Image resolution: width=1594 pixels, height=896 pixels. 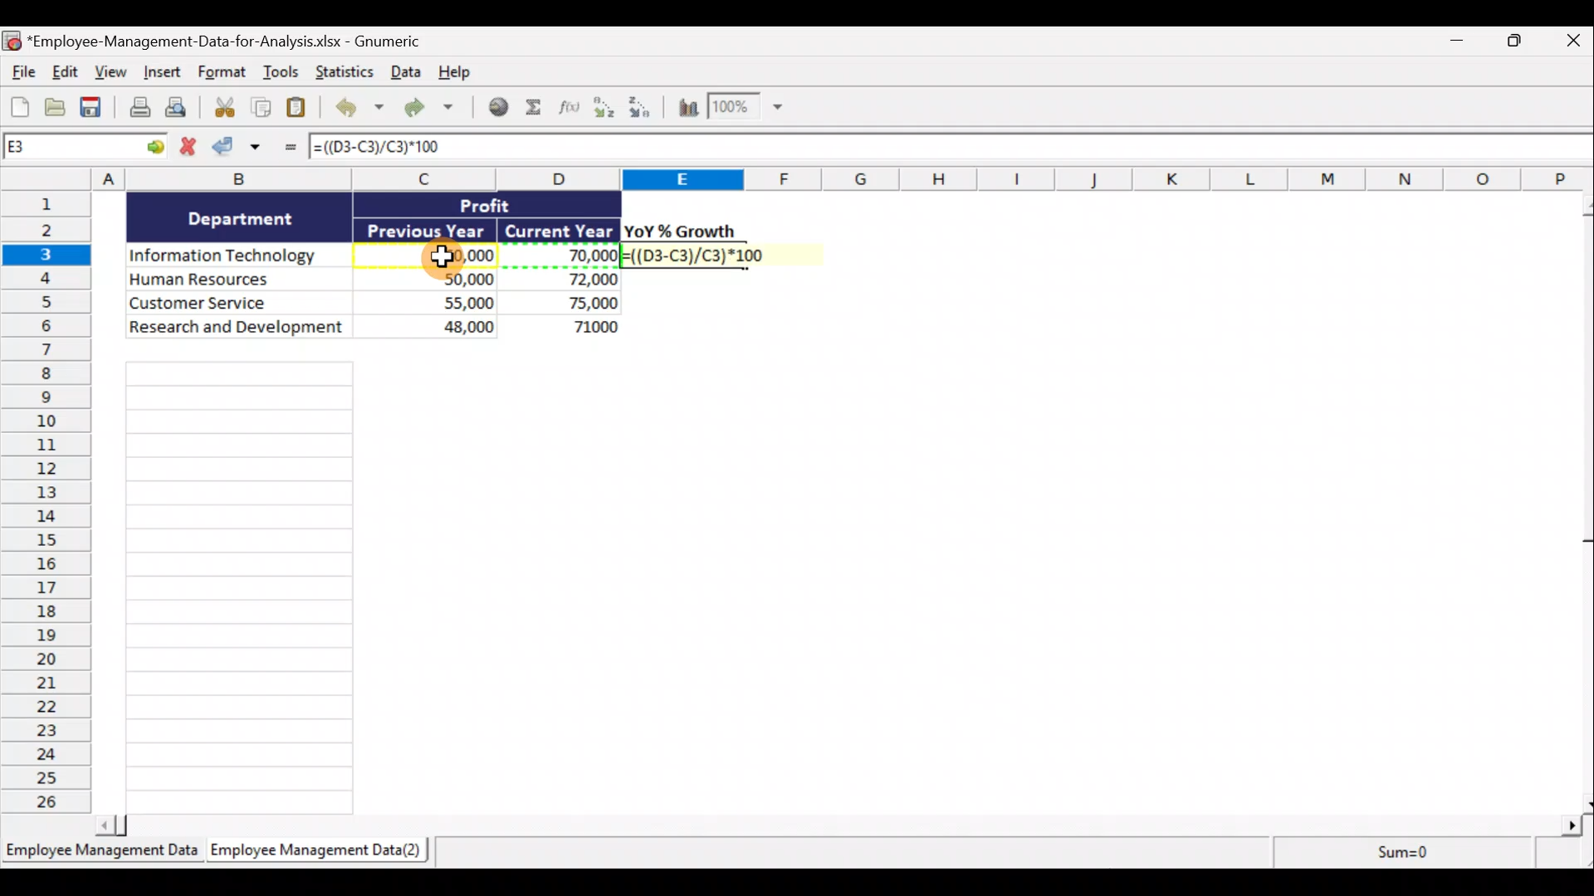 What do you see at coordinates (687, 110) in the screenshot?
I see `Insert a chart` at bounding box center [687, 110].